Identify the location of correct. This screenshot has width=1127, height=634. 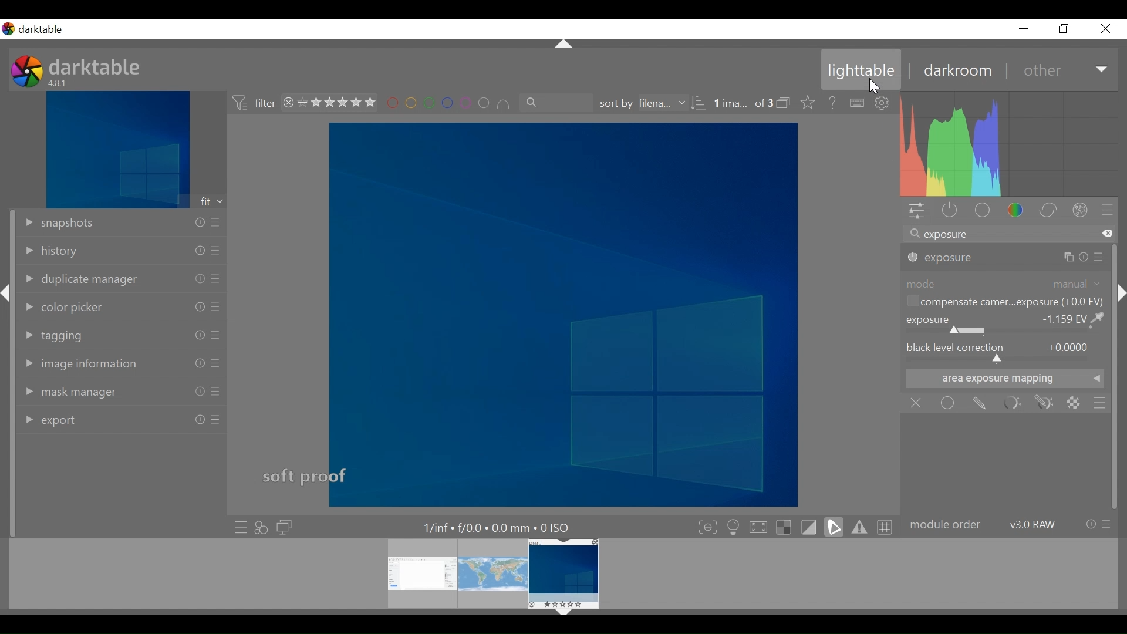
(1048, 210).